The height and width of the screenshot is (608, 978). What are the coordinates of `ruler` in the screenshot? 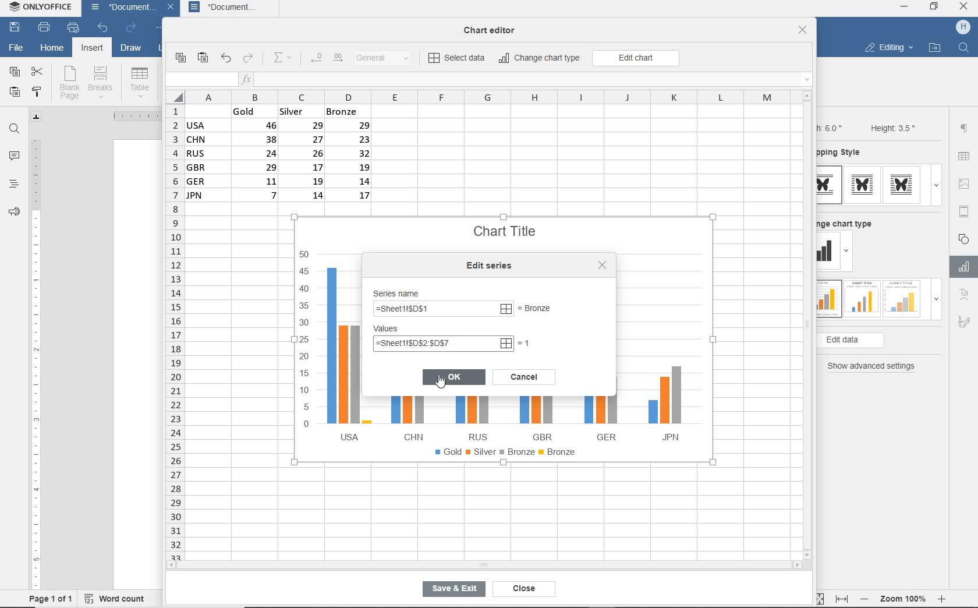 It's located at (131, 116).